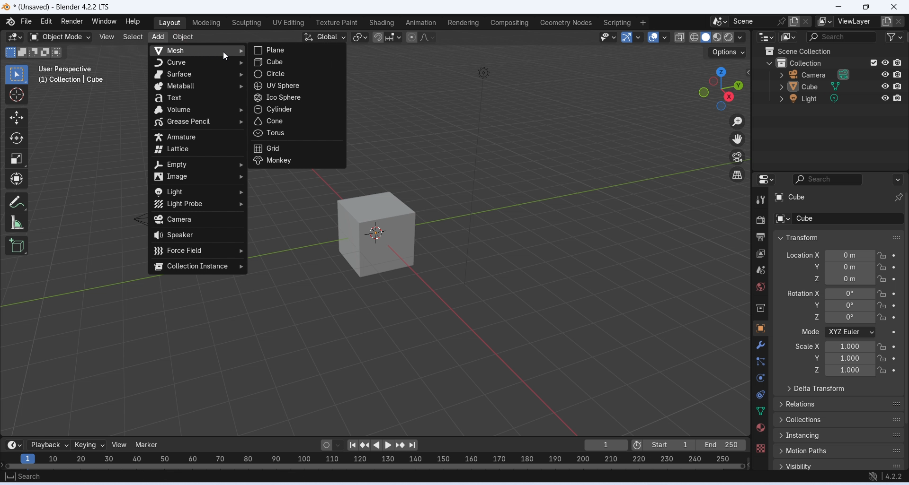 The height and width of the screenshot is (485, 909). Describe the element at coordinates (35, 52) in the screenshot. I see `Modes` at that location.